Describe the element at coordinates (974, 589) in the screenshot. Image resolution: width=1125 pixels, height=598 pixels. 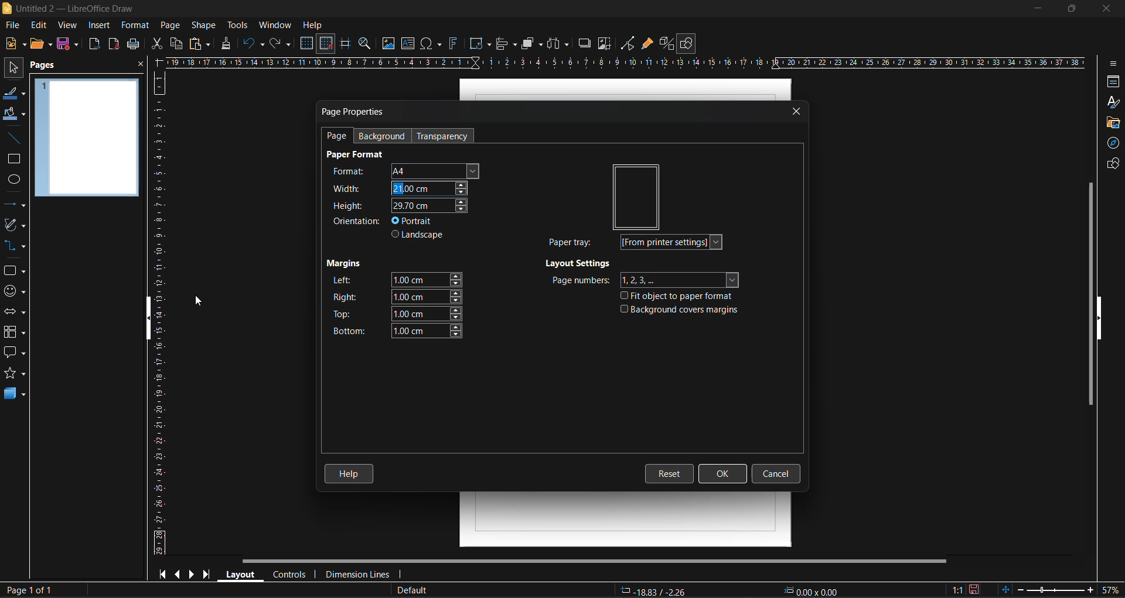
I see `click to save` at that location.